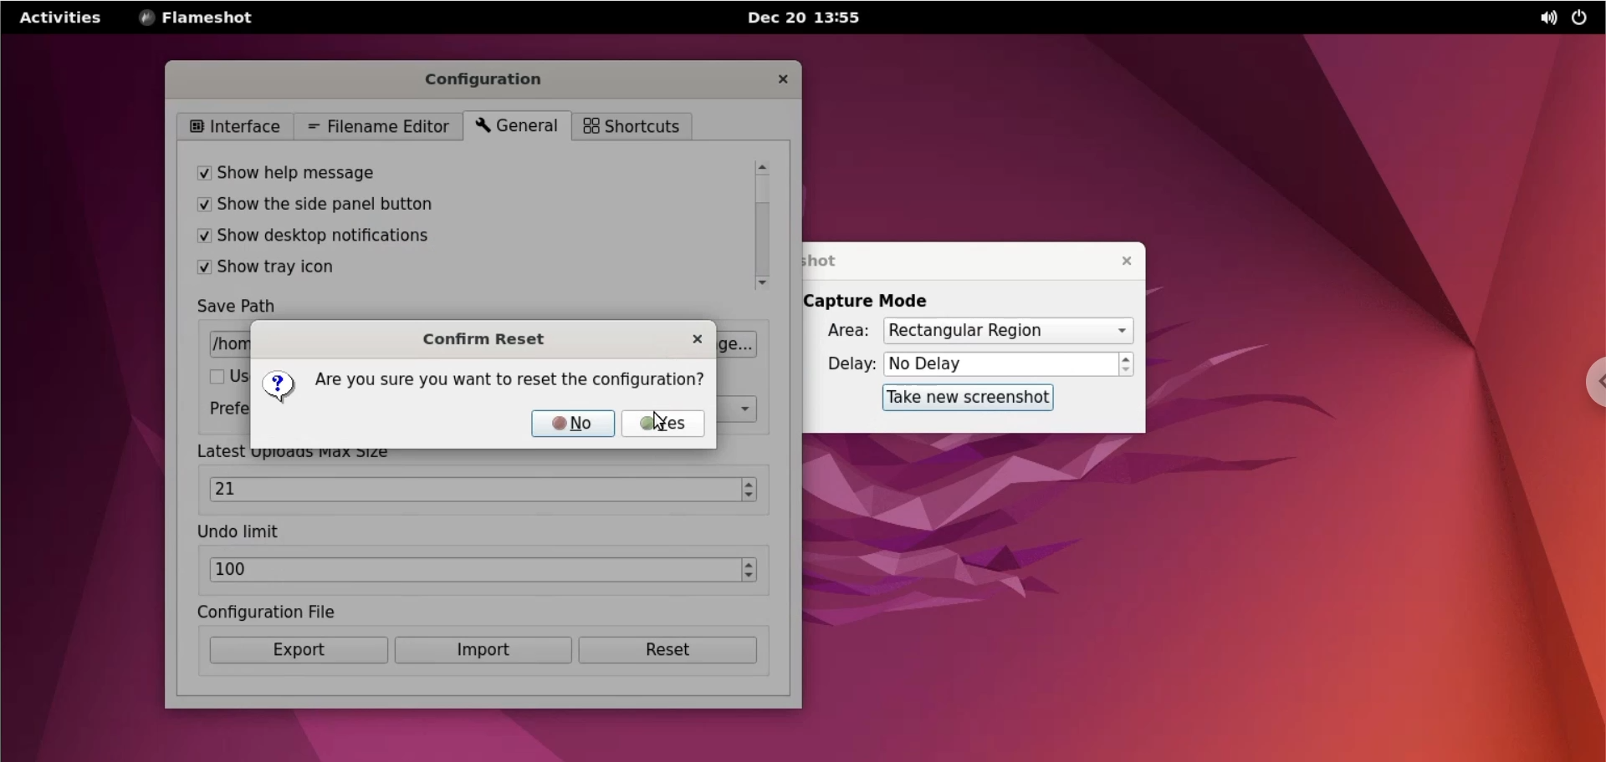 The image size is (1606, 762). I want to click on save path, so click(250, 303).